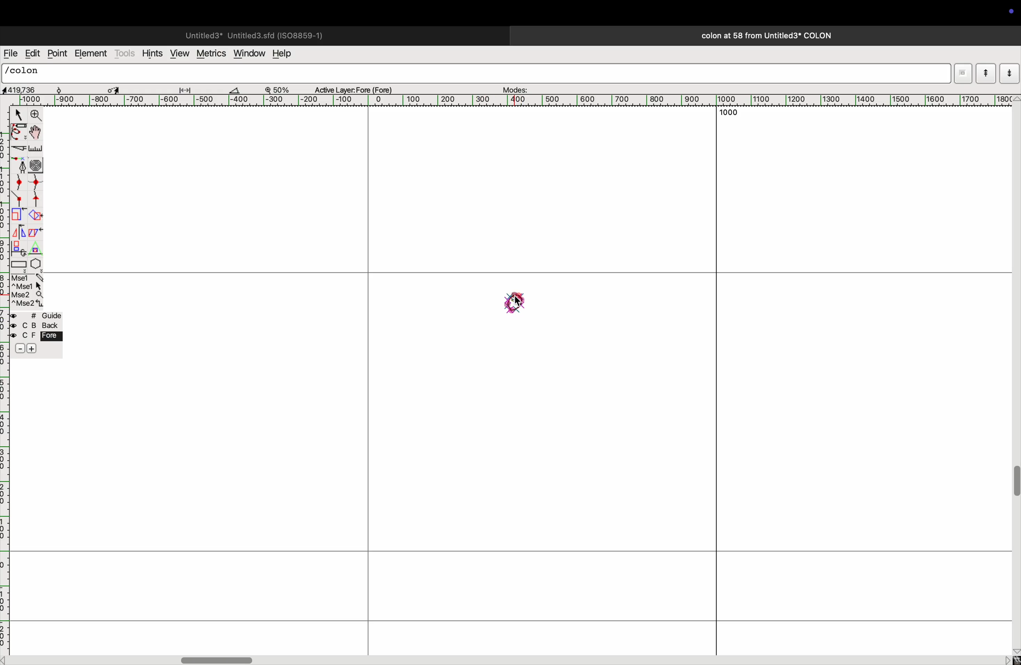 Image resolution: width=1021 pixels, height=665 pixels. What do you see at coordinates (248, 54) in the screenshot?
I see `window` at bounding box center [248, 54].